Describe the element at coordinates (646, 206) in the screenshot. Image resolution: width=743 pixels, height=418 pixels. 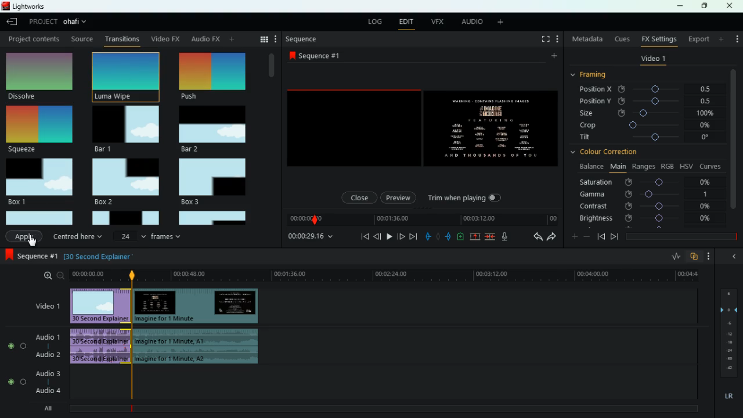
I see `contrast` at that location.